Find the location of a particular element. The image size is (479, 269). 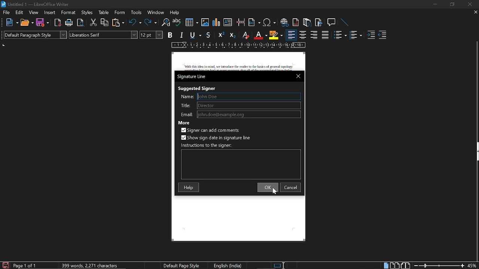

align left is located at coordinates (292, 34).